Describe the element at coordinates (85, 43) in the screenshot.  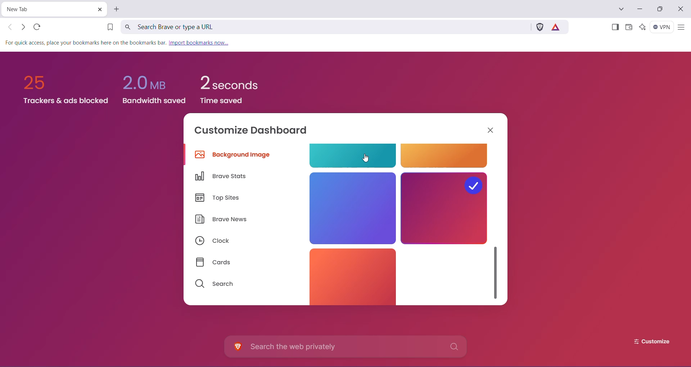
I see `For quick access, place your bookmarks here on the bookmarks bar.` at that location.